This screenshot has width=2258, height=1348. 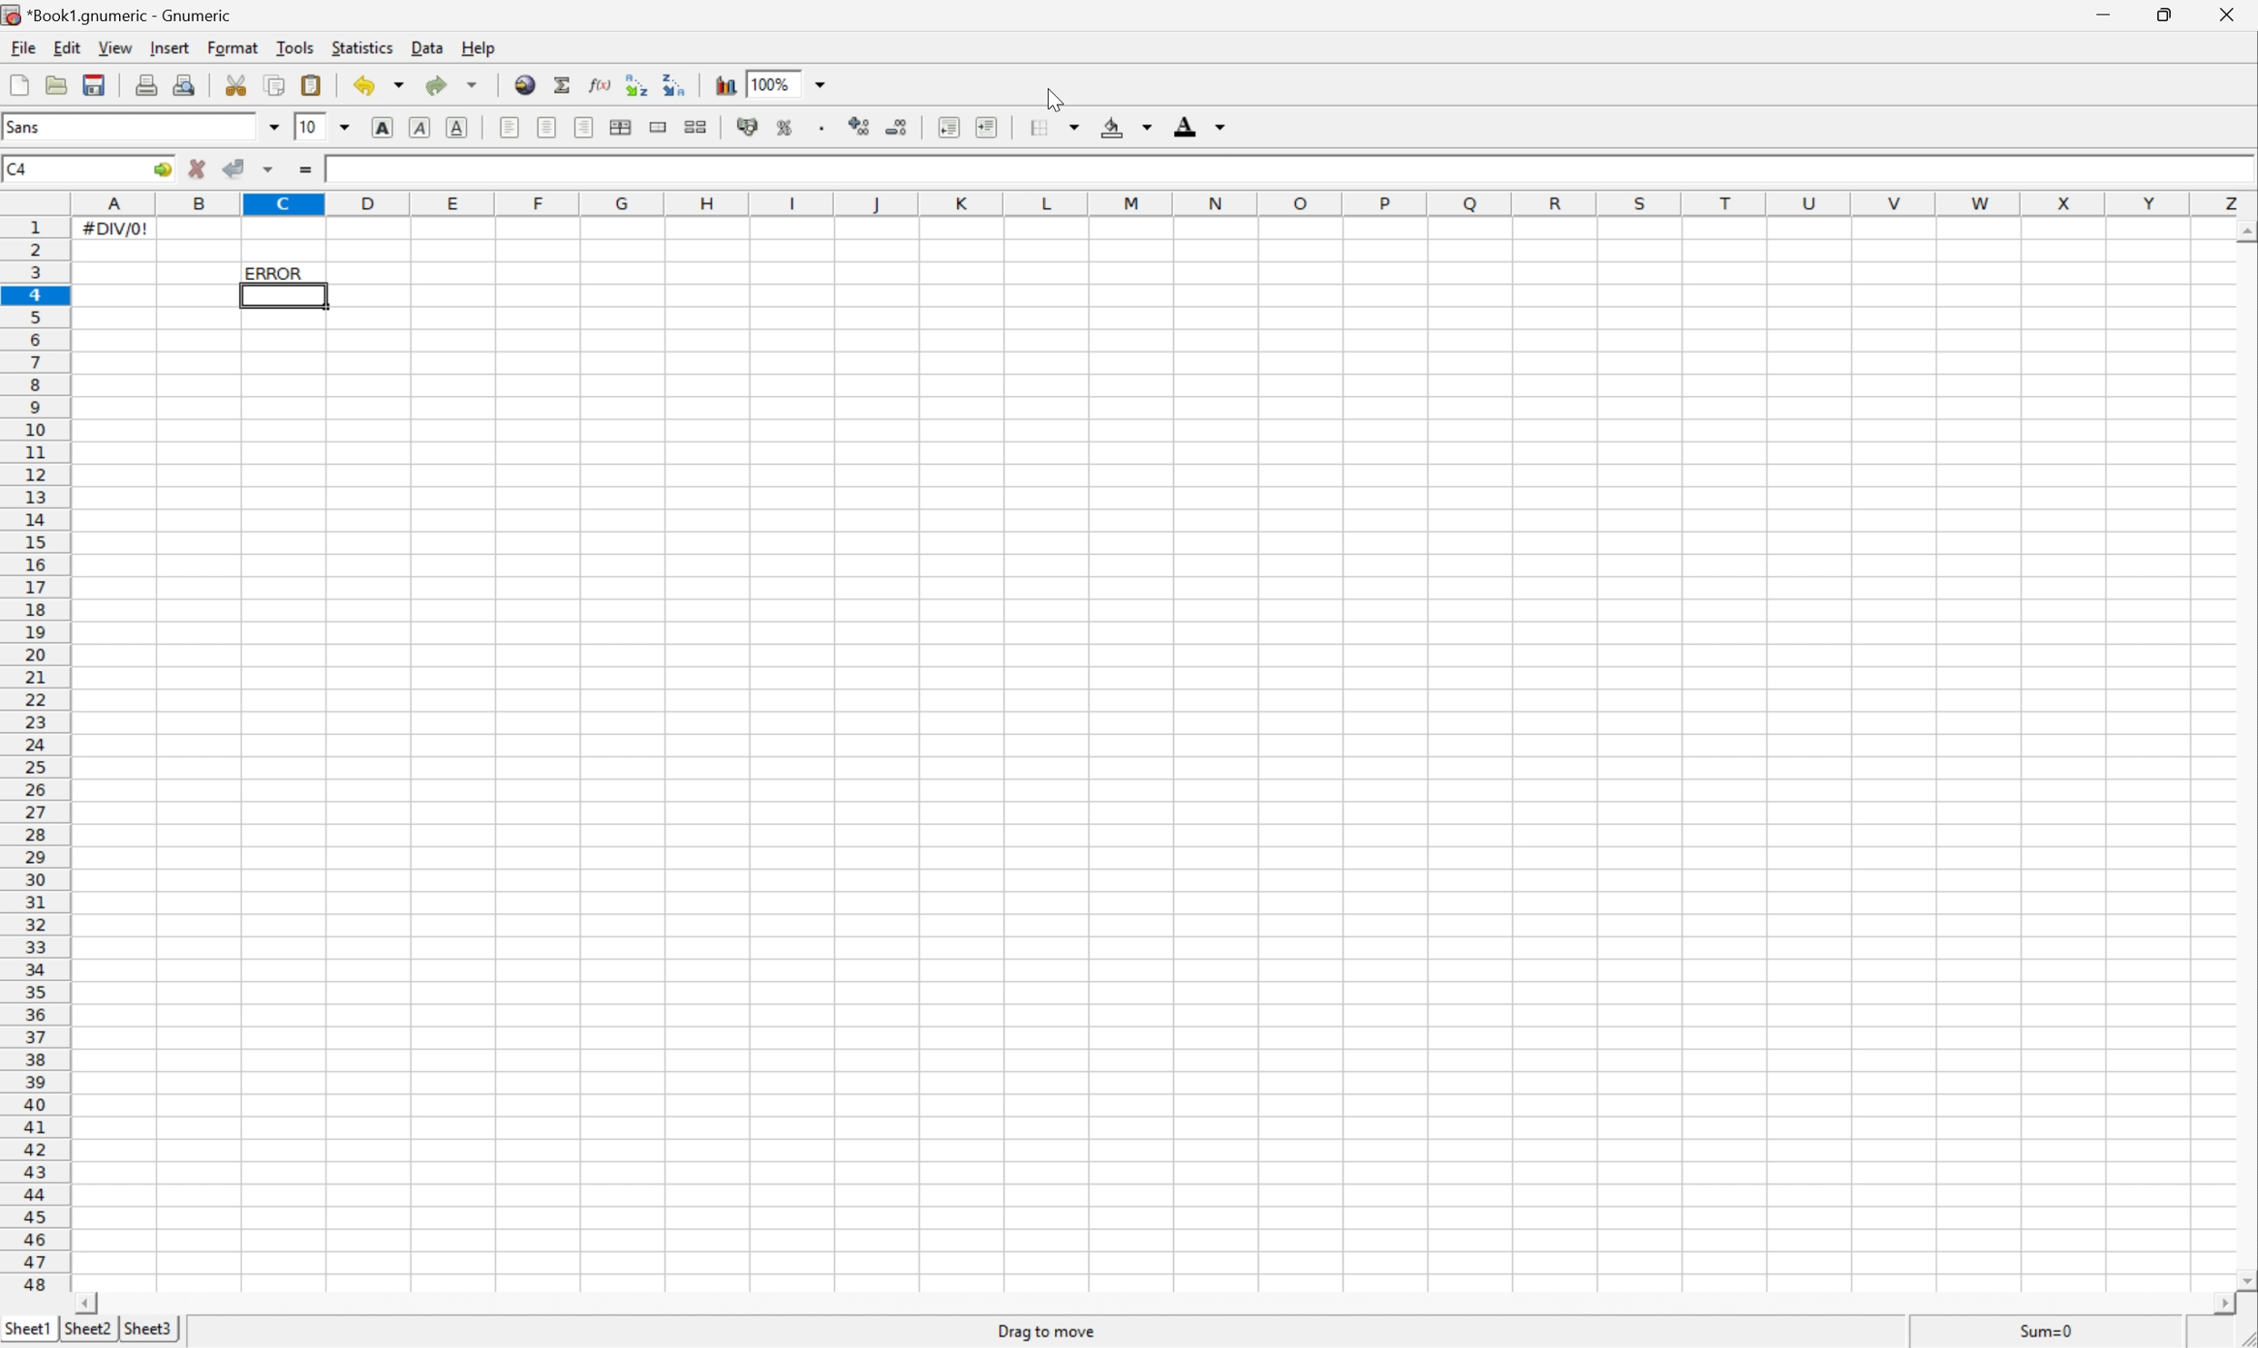 What do you see at coordinates (18, 85) in the screenshot?
I see ` Create new workbook` at bounding box center [18, 85].